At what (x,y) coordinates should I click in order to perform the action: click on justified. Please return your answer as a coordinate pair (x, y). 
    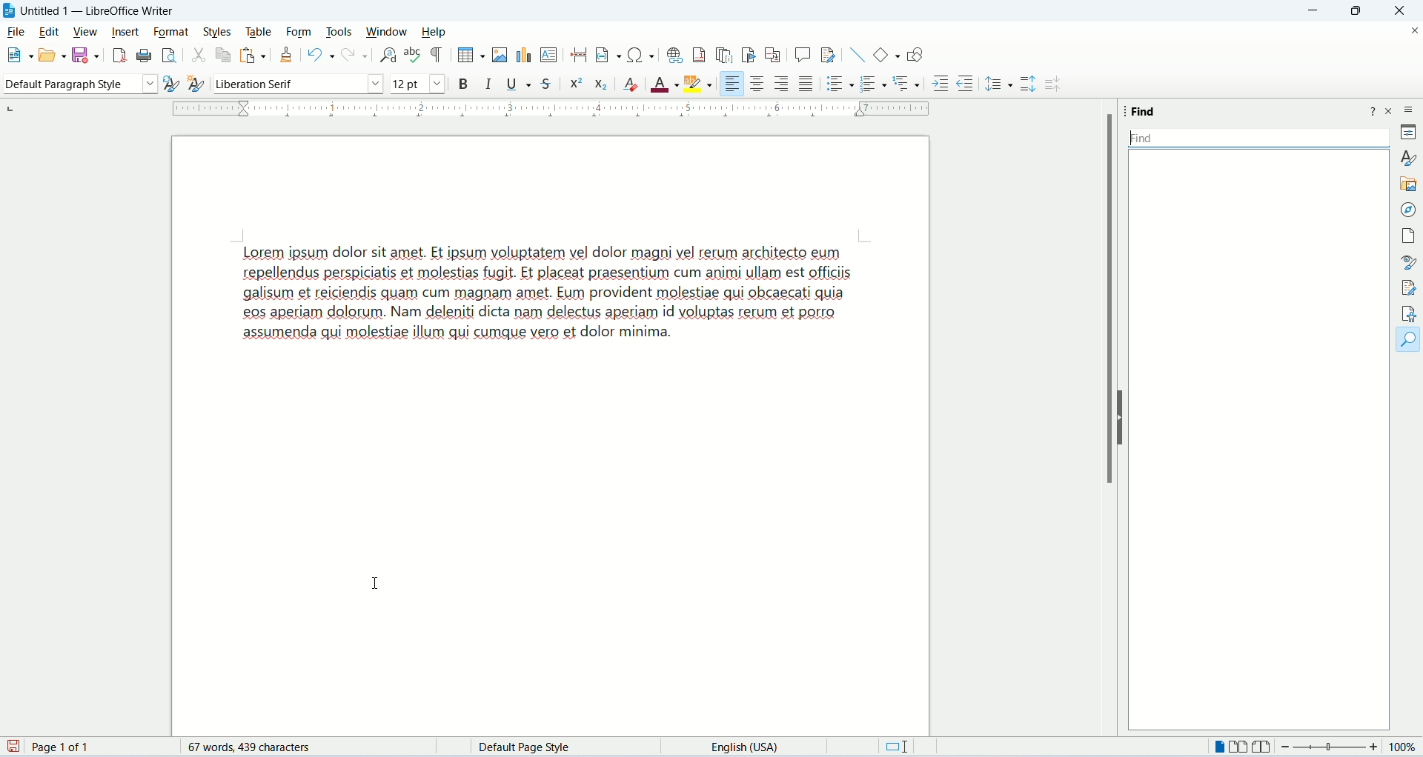
    Looking at the image, I should click on (804, 84).